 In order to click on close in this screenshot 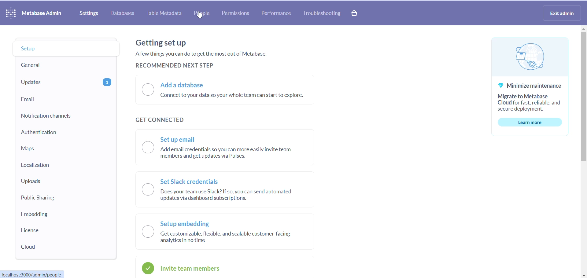, I will do `click(583, 276)`.